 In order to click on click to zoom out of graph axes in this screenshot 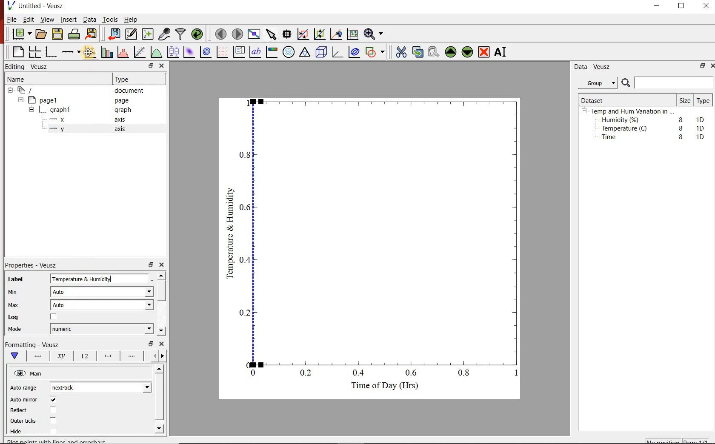, I will do `click(320, 35)`.